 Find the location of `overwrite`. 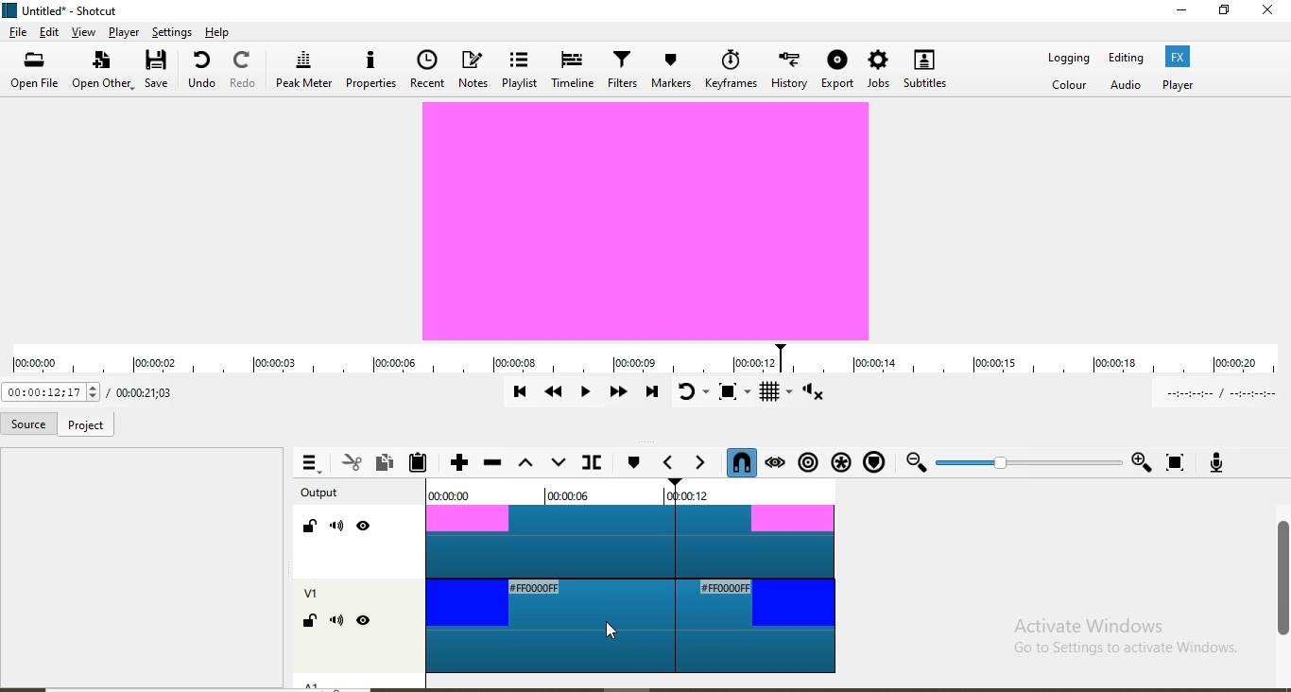

overwrite is located at coordinates (561, 461).